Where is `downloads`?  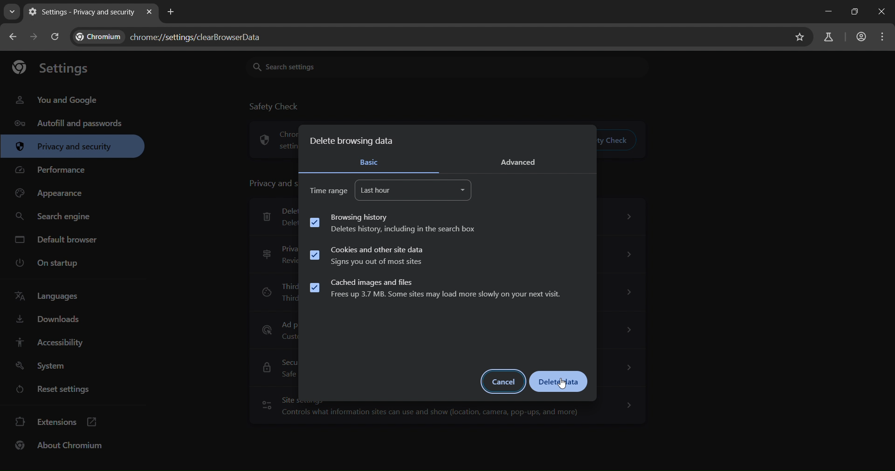
downloads is located at coordinates (52, 320).